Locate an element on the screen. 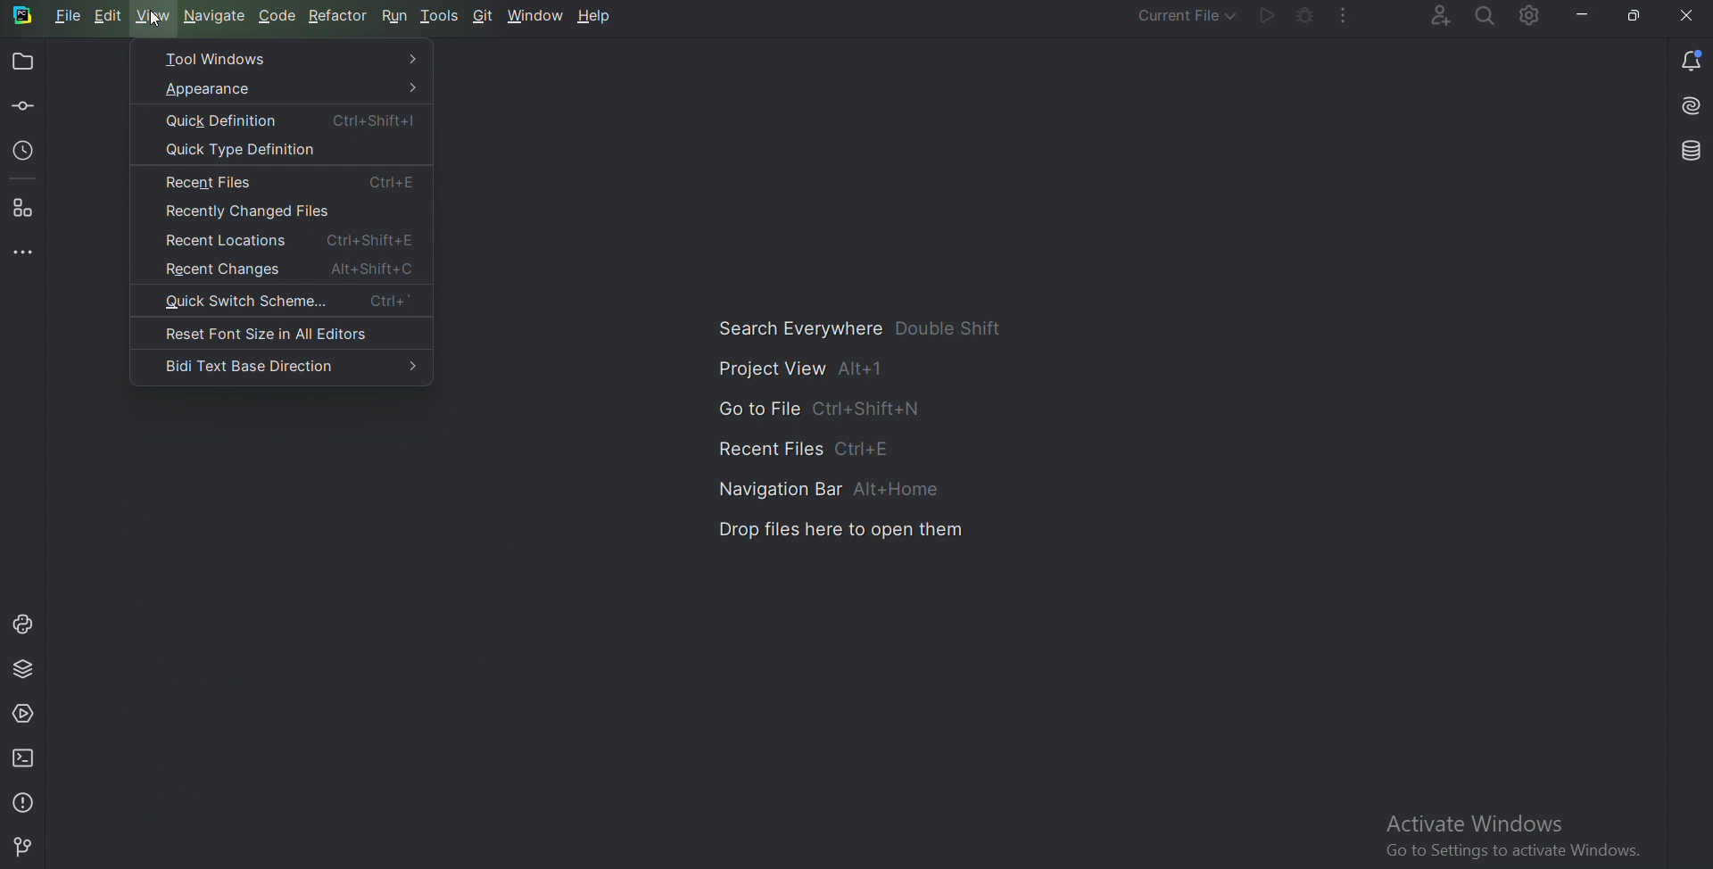  Restore down is located at coordinates (1635, 17).